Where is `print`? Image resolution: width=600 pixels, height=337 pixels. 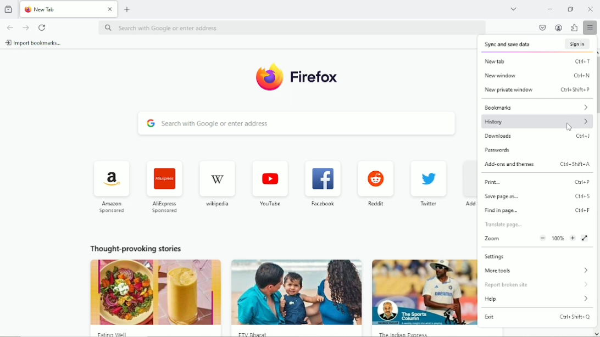
print is located at coordinates (537, 182).